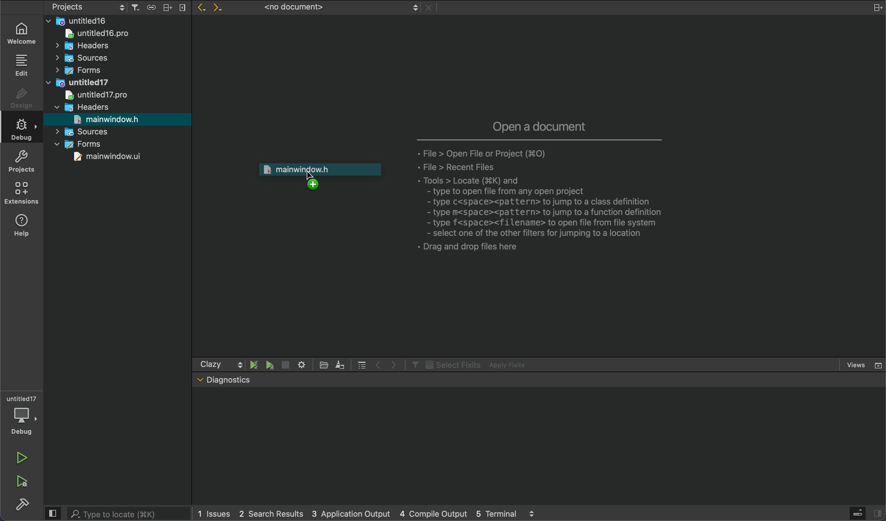 This screenshot has width=886, height=521. I want to click on Next, so click(221, 8).